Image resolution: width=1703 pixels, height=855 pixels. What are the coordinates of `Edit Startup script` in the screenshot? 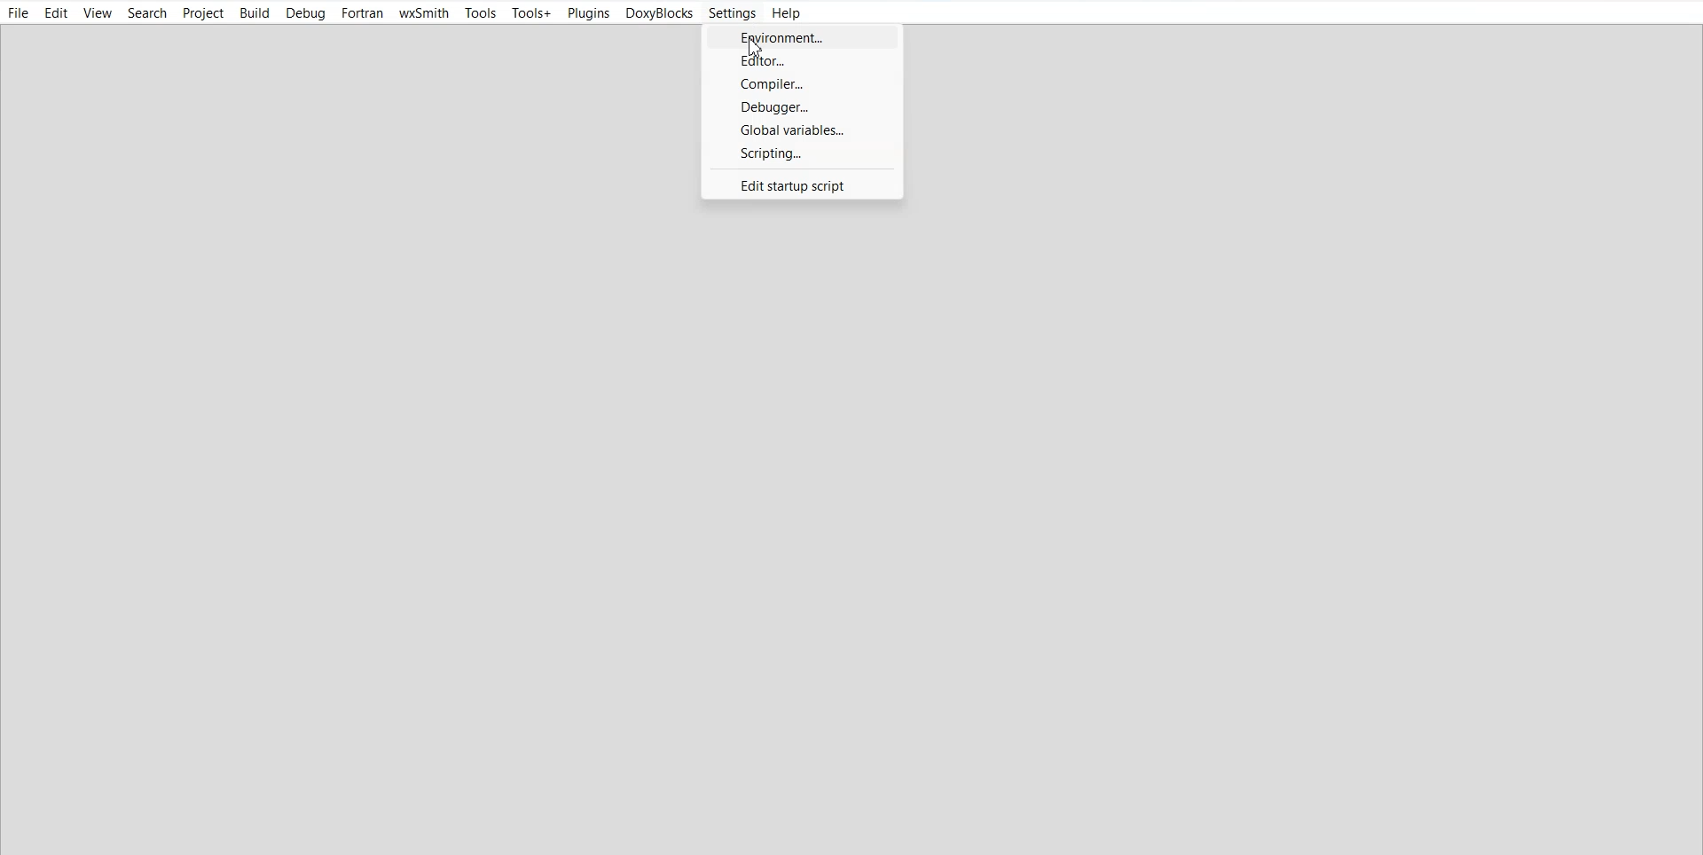 It's located at (799, 184).